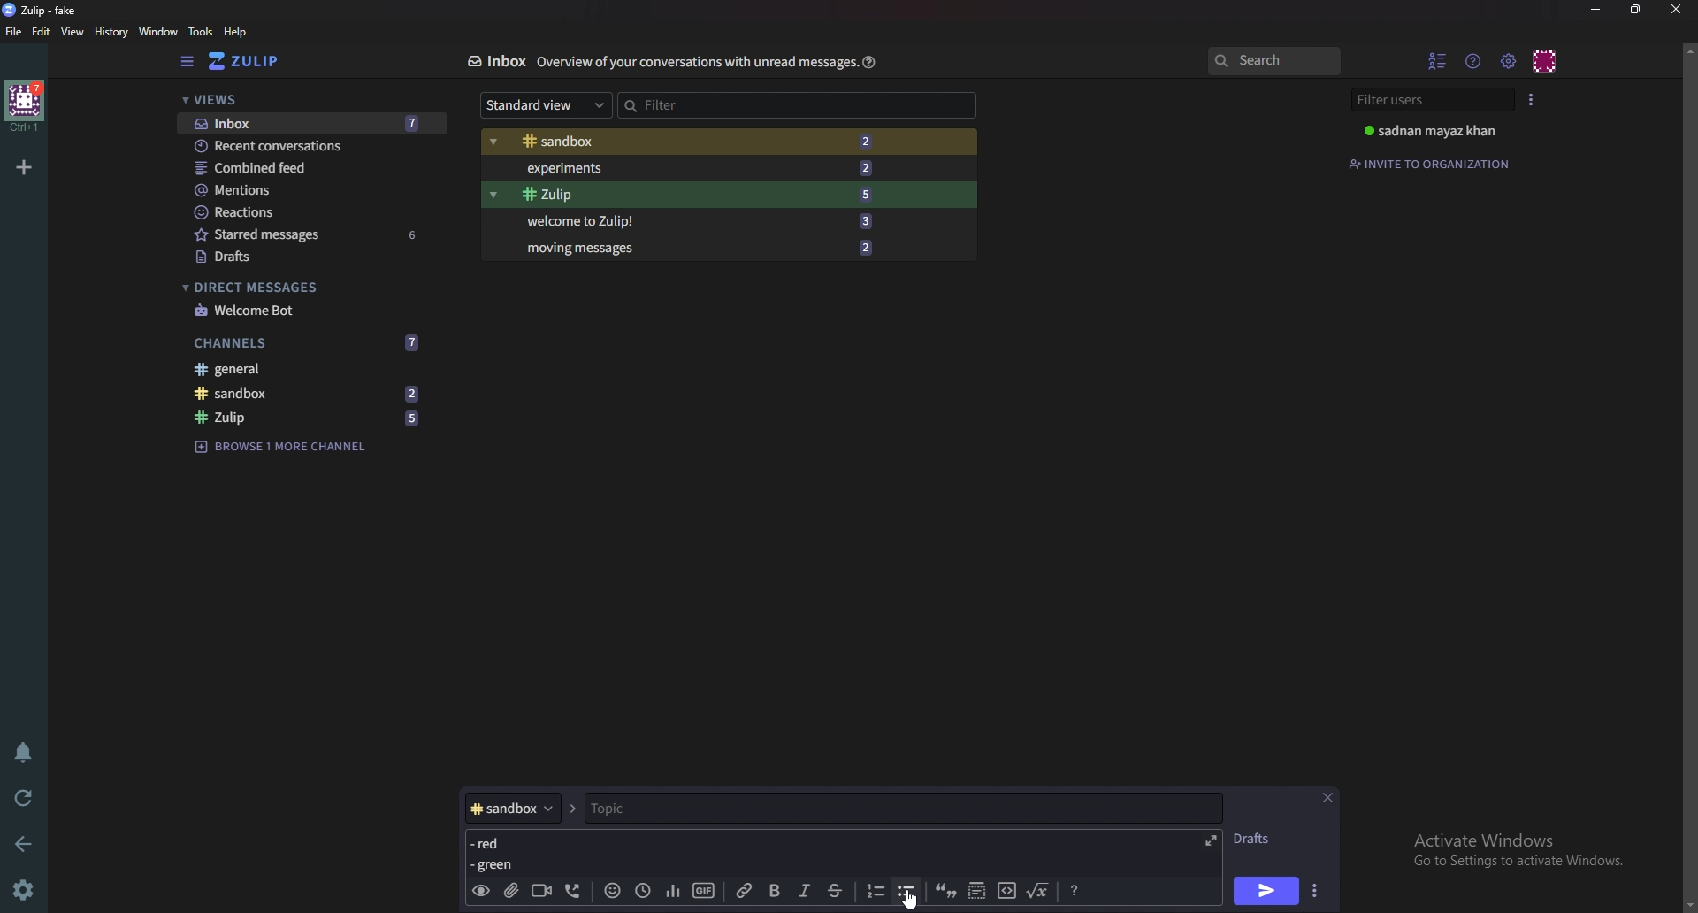 The image size is (1698, 913). What do you see at coordinates (497, 853) in the screenshot?
I see `Message` at bounding box center [497, 853].